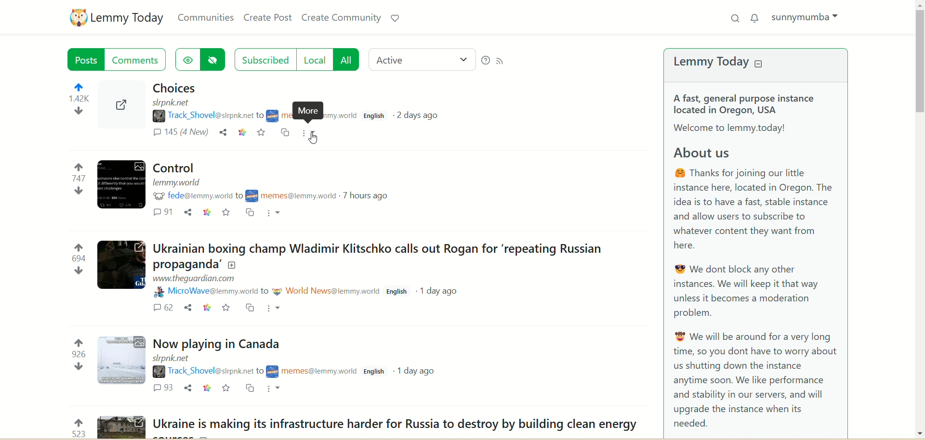 This screenshot has width=925, height=440. What do you see at coordinates (178, 183) in the screenshot?
I see `URL` at bounding box center [178, 183].